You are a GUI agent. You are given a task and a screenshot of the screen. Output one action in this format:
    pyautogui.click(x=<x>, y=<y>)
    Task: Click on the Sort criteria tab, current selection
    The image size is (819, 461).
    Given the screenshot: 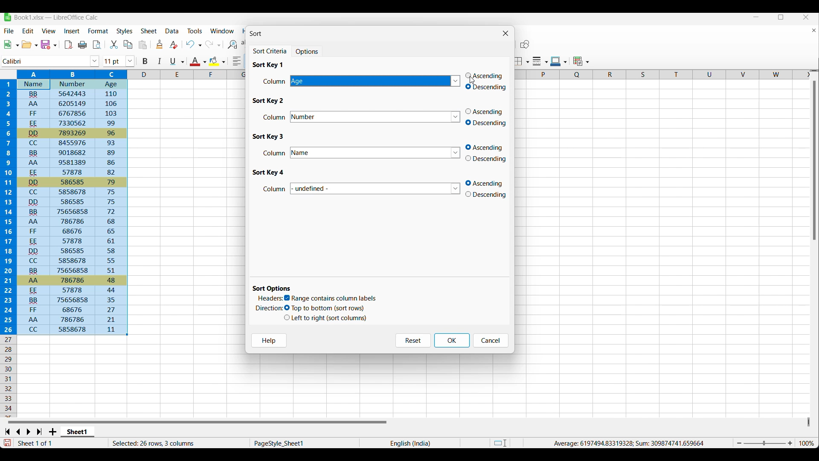 What is the action you would take?
    pyautogui.click(x=271, y=51)
    